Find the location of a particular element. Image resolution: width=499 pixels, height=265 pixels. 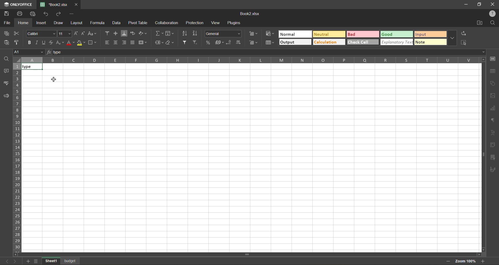

text is located at coordinates (493, 132).